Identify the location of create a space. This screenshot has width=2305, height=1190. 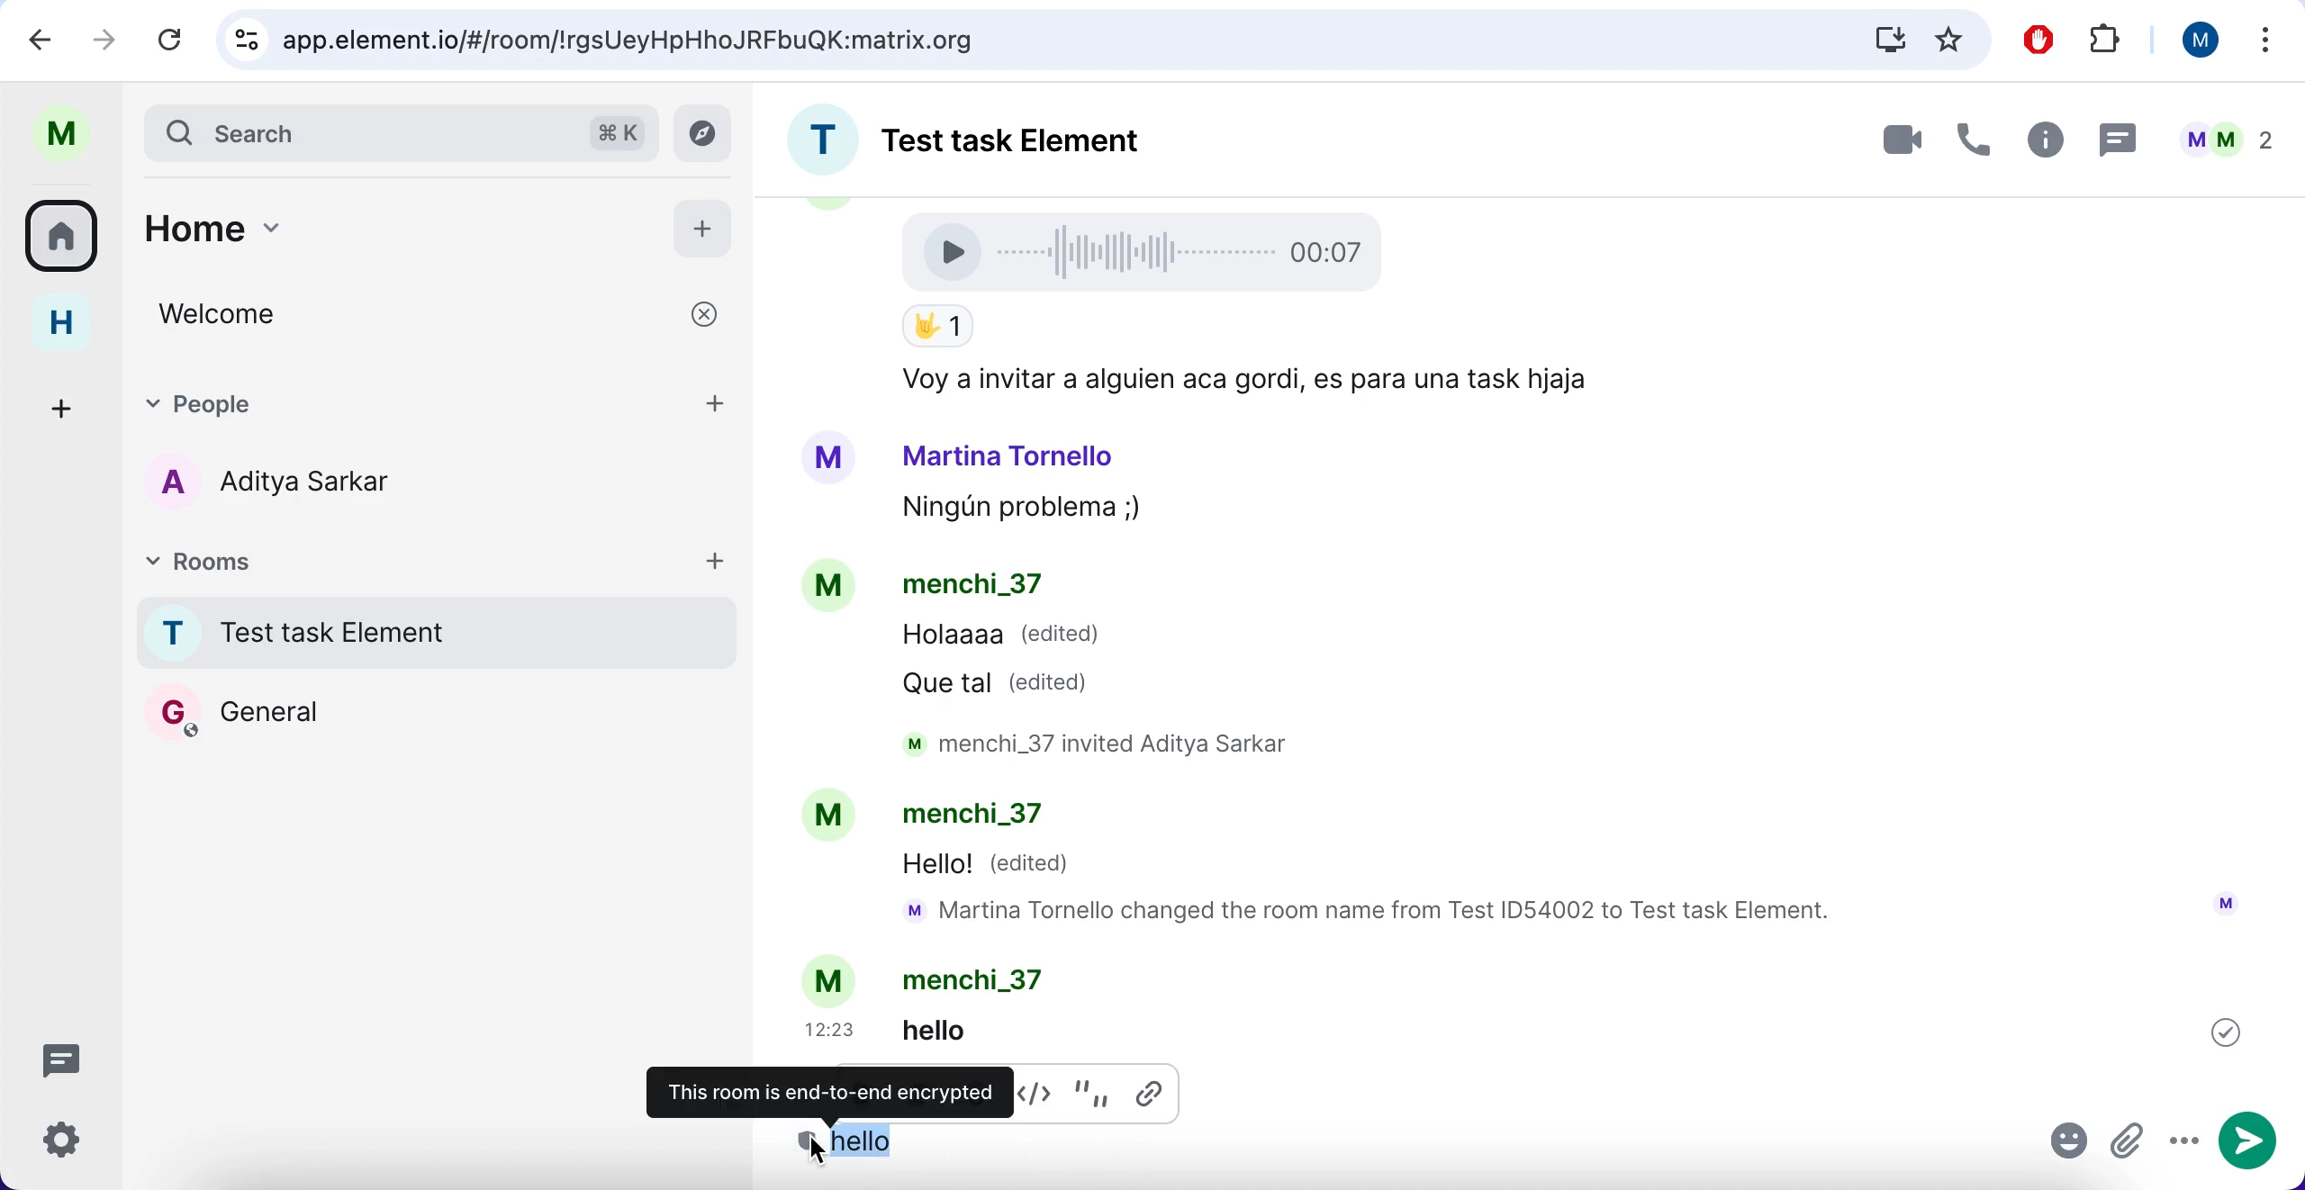
(68, 405).